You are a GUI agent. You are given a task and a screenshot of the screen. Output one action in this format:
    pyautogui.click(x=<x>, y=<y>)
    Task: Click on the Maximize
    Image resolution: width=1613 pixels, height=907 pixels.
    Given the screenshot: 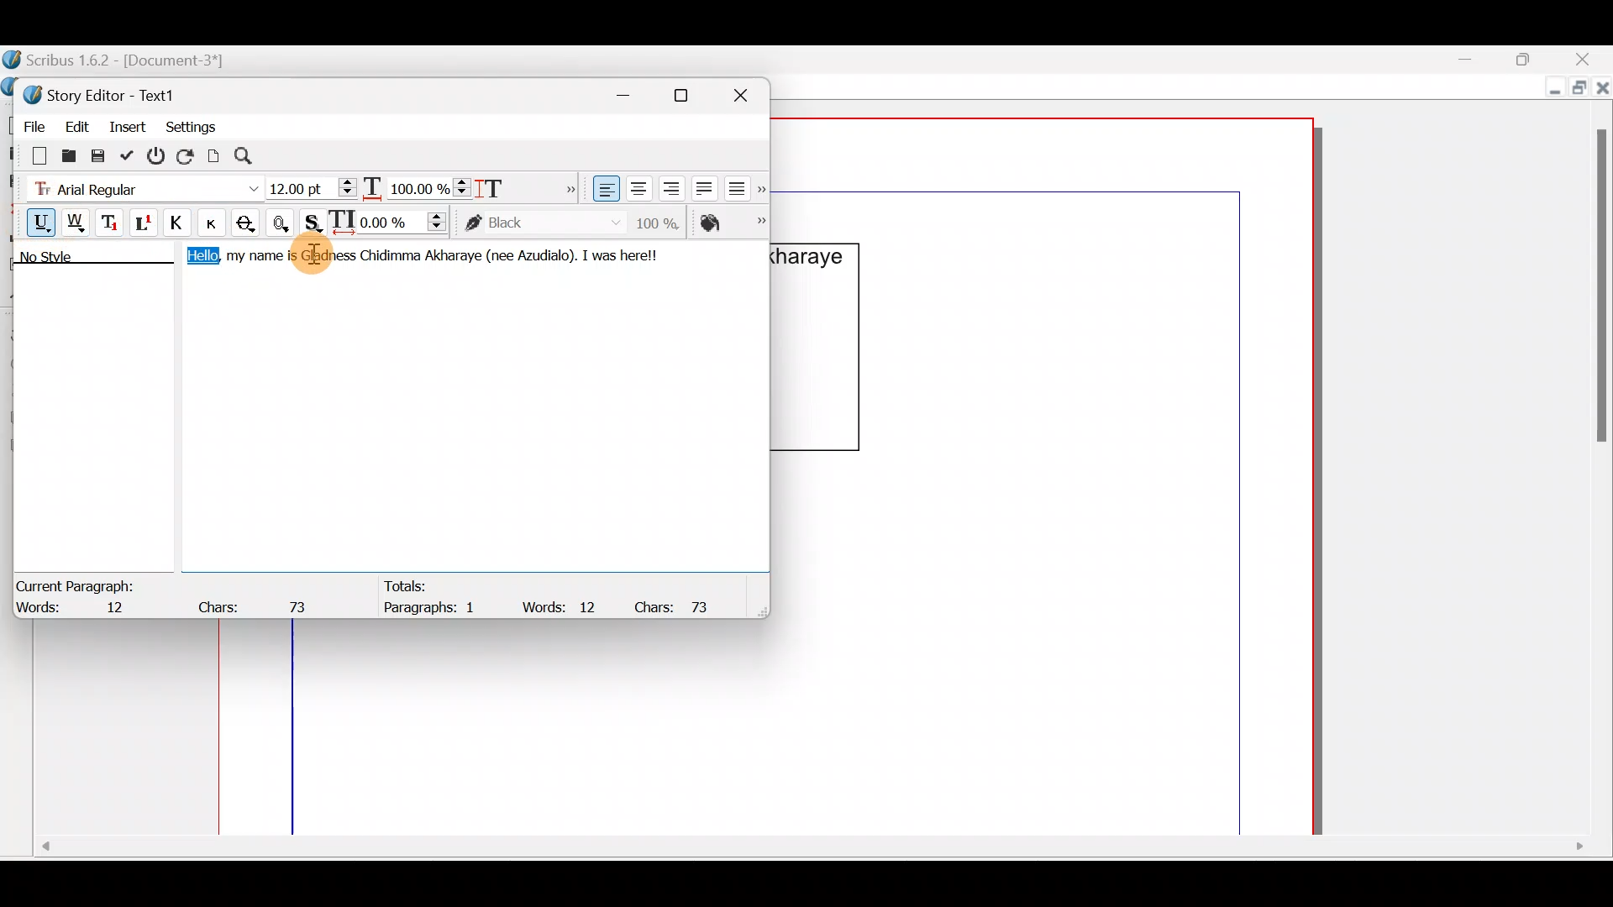 What is the action you would take?
    pyautogui.click(x=1577, y=90)
    